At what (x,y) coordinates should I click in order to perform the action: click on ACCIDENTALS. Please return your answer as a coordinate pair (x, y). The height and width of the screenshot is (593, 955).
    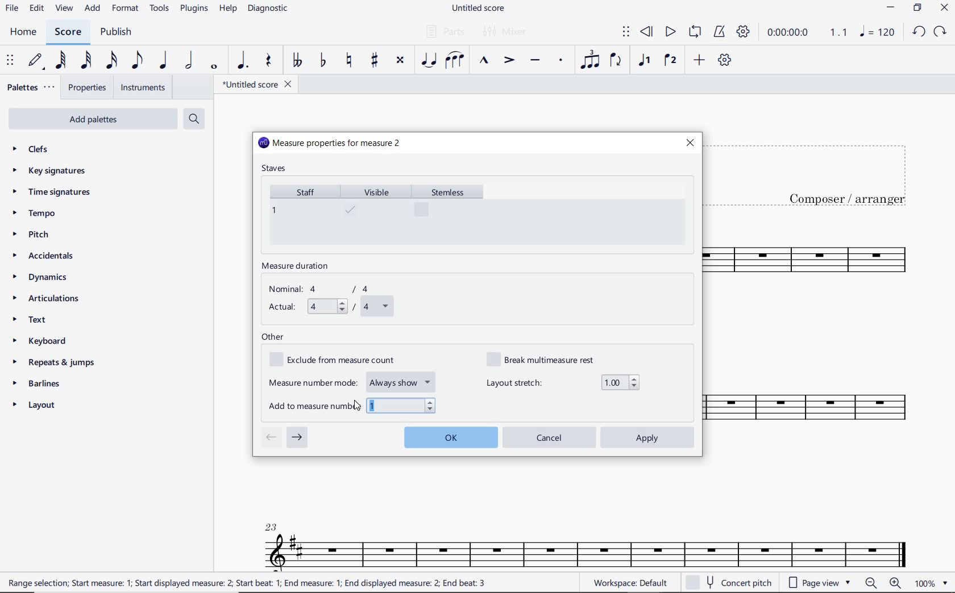
    Looking at the image, I should click on (48, 256).